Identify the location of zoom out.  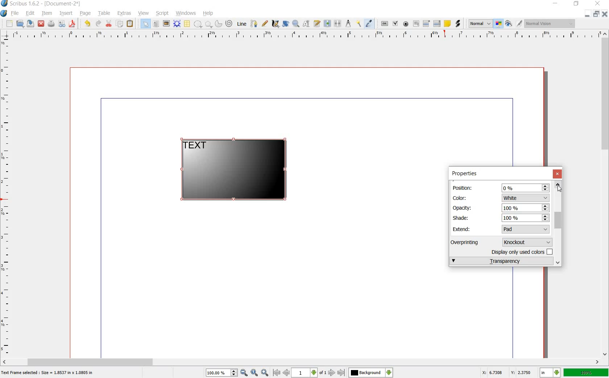
(244, 373).